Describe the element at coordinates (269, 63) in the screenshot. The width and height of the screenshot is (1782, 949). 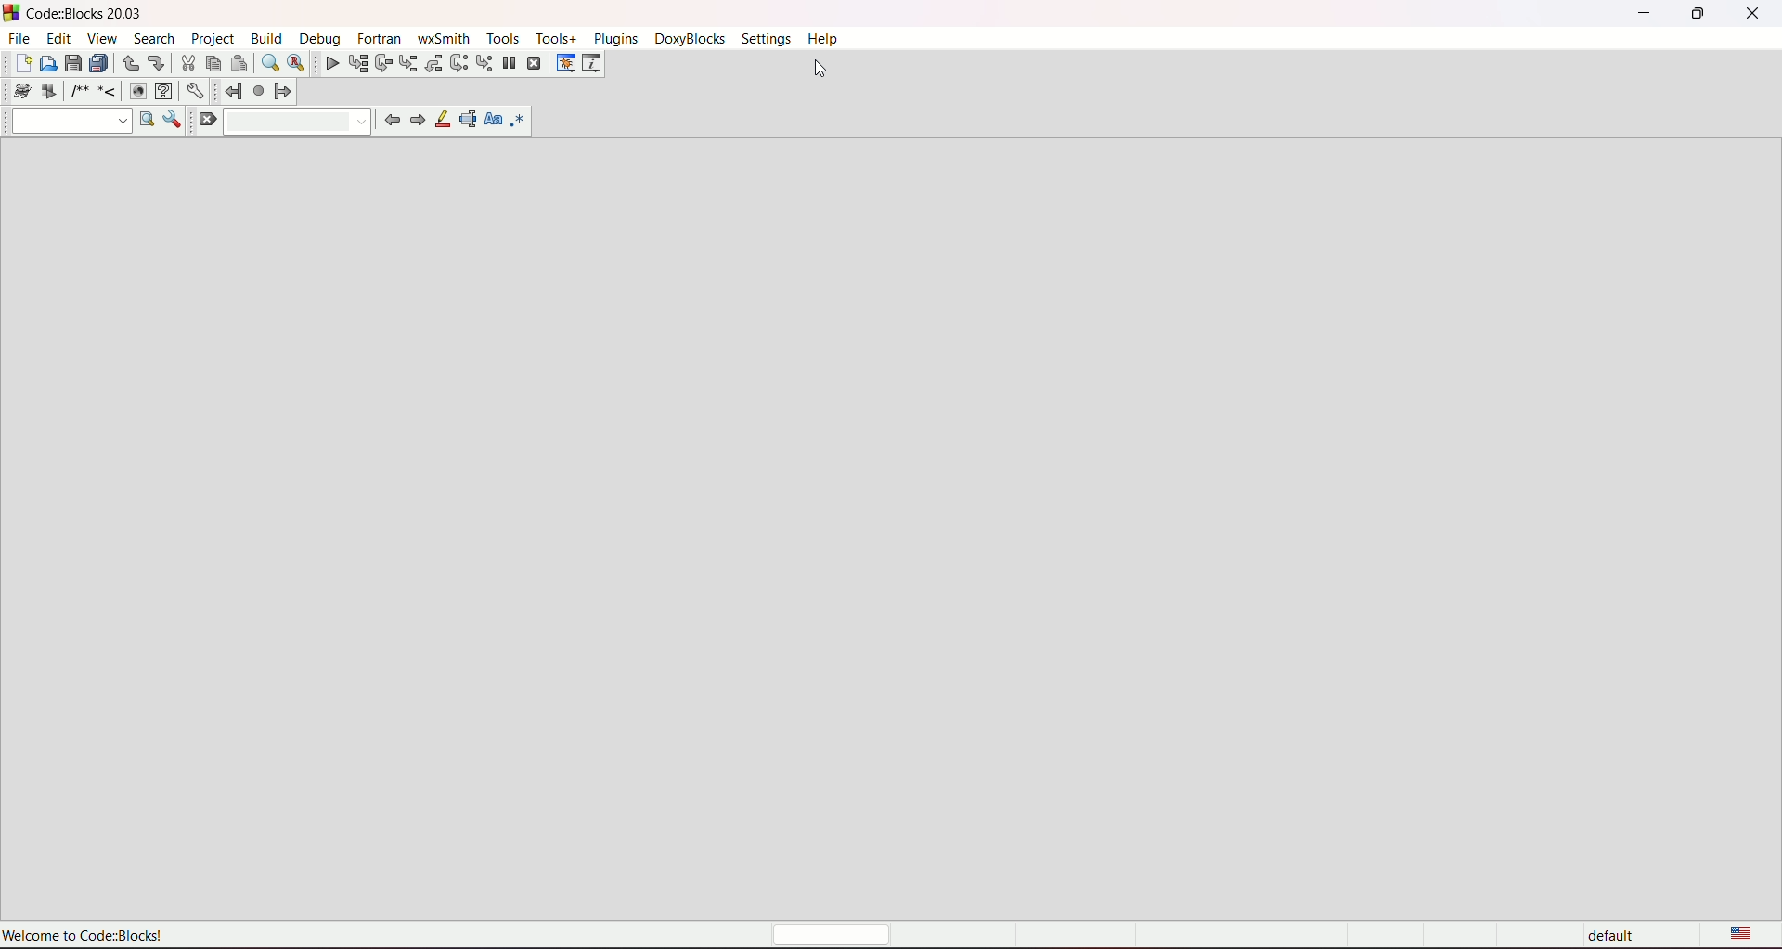
I see `find` at that location.